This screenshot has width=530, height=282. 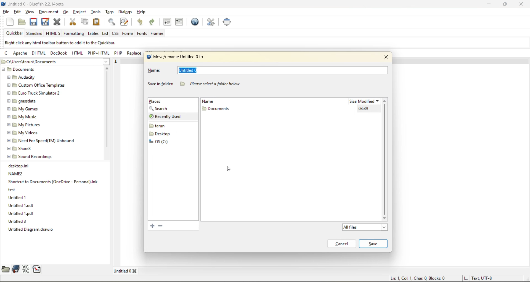 I want to click on css, so click(x=116, y=33).